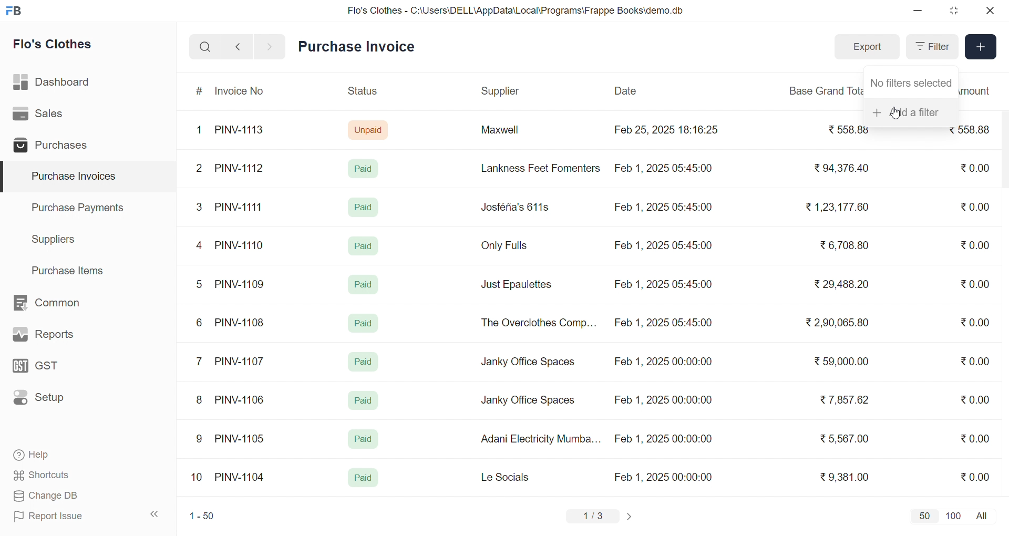 This screenshot has height=536, width=1009. I want to click on change page, so click(631, 516).